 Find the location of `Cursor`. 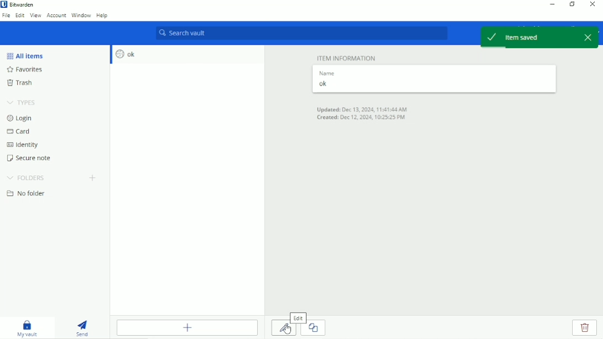

Cursor is located at coordinates (287, 330).